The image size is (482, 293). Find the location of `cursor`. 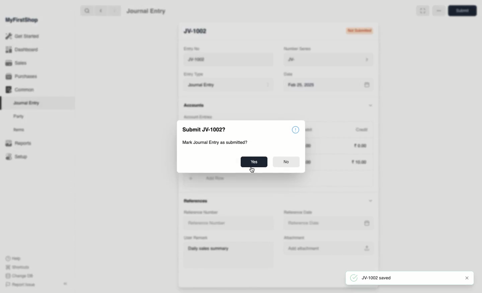

cursor is located at coordinates (253, 170).